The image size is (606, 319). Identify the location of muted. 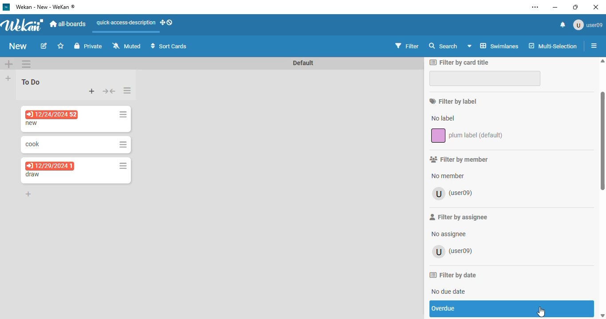
(126, 46).